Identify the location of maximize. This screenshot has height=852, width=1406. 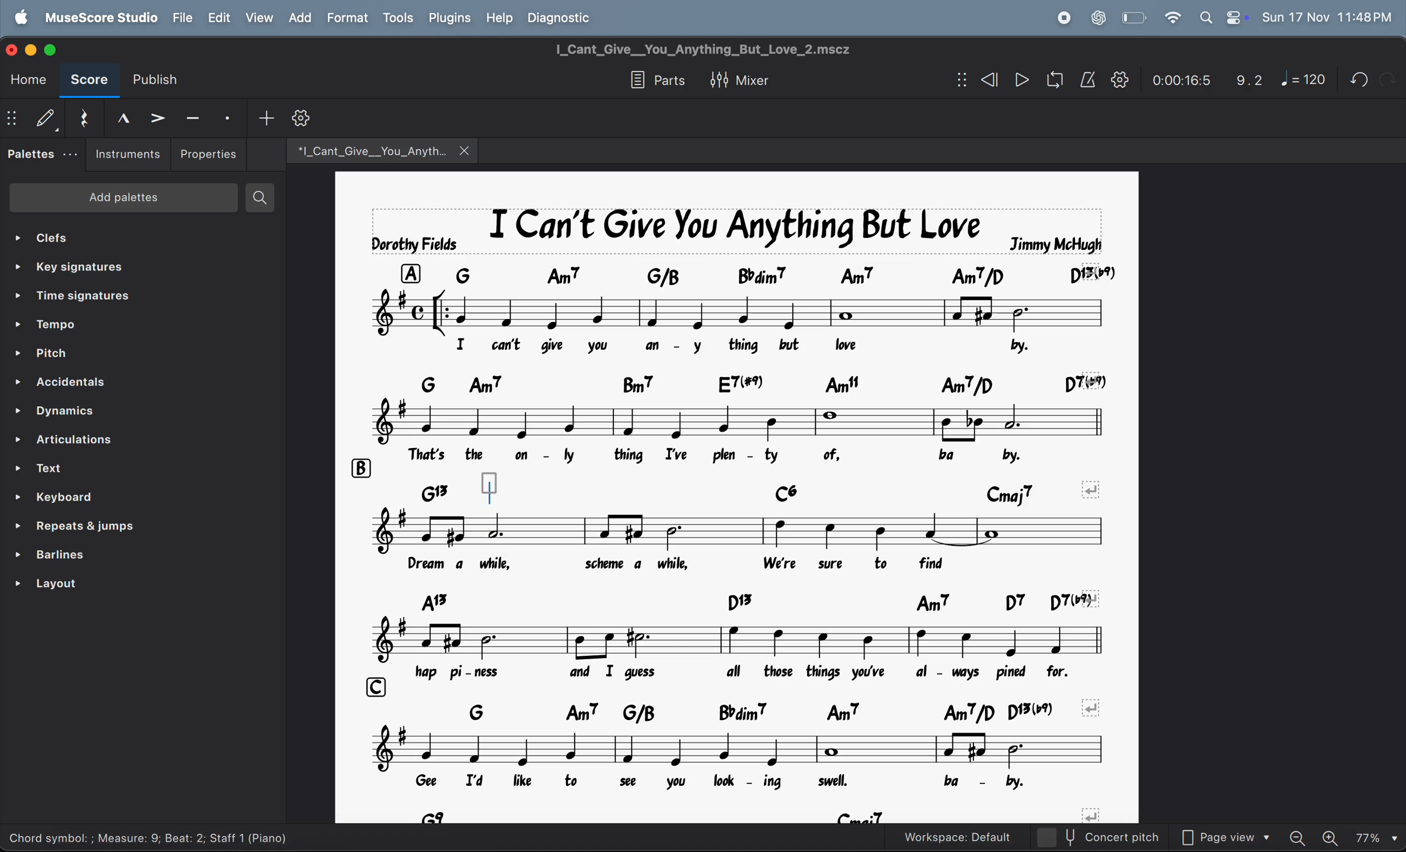
(55, 47).